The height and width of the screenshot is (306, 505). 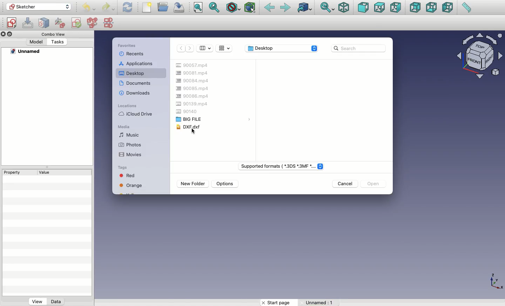 I want to click on Unnamed: 1, so click(x=320, y=302).